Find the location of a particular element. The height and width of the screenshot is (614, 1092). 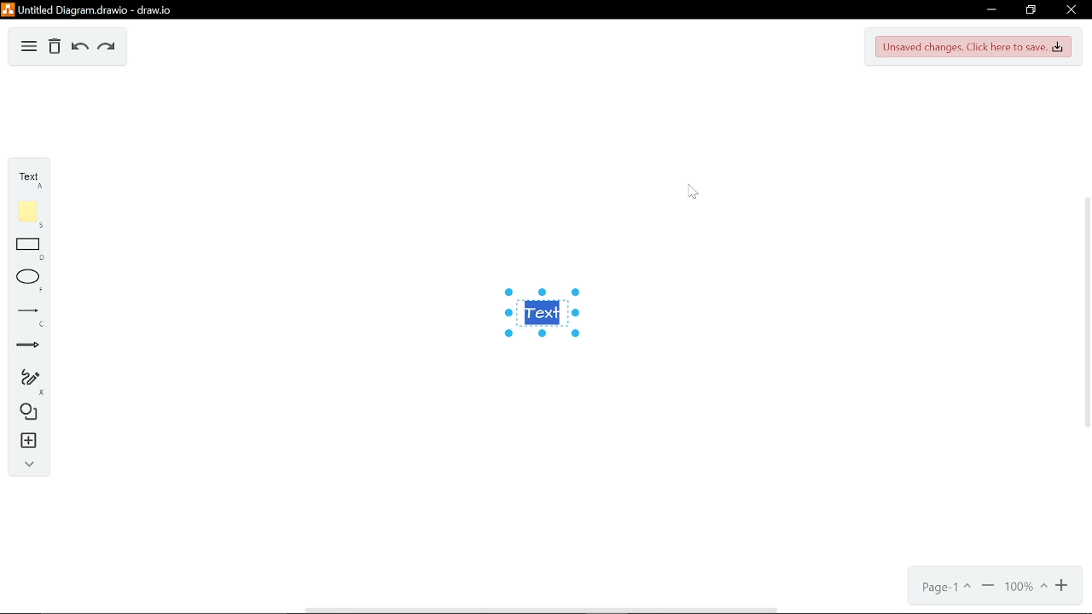

Text added is located at coordinates (549, 315).